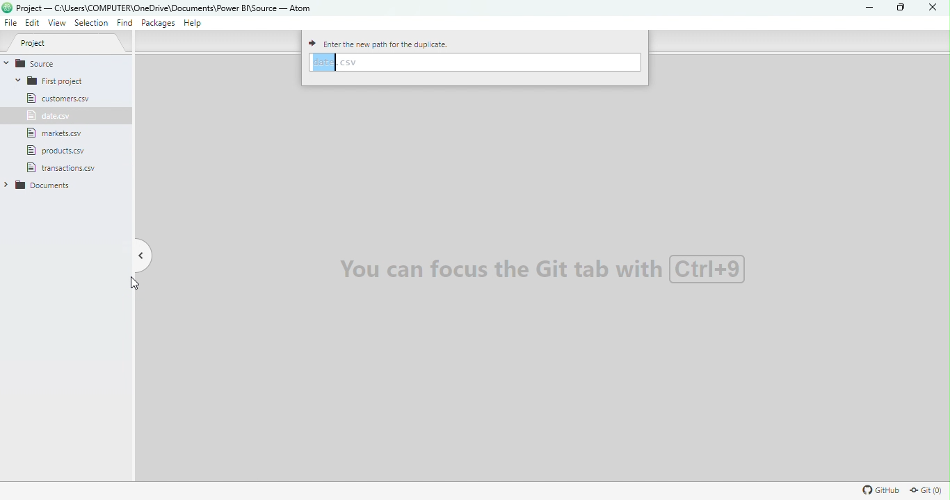 This screenshot has width=950, height=500. I want to click on Edit, so click(33, 24).